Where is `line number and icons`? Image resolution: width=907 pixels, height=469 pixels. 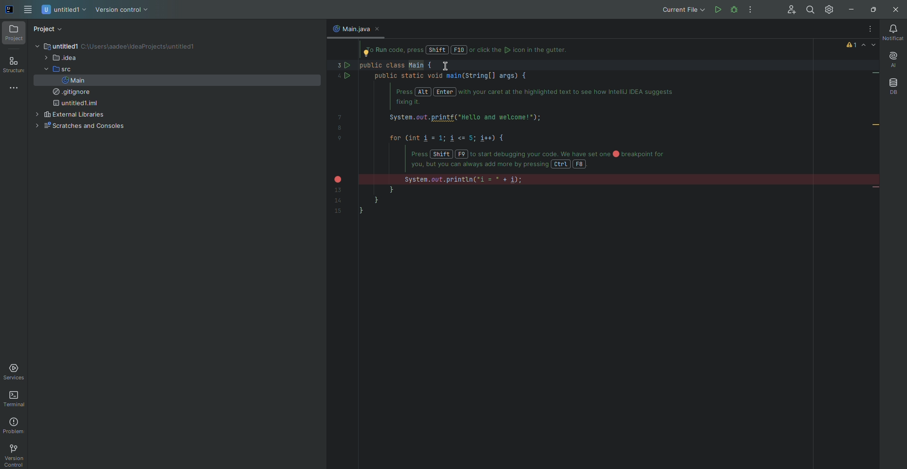 line number and icons is located at coordinates (342, 136).